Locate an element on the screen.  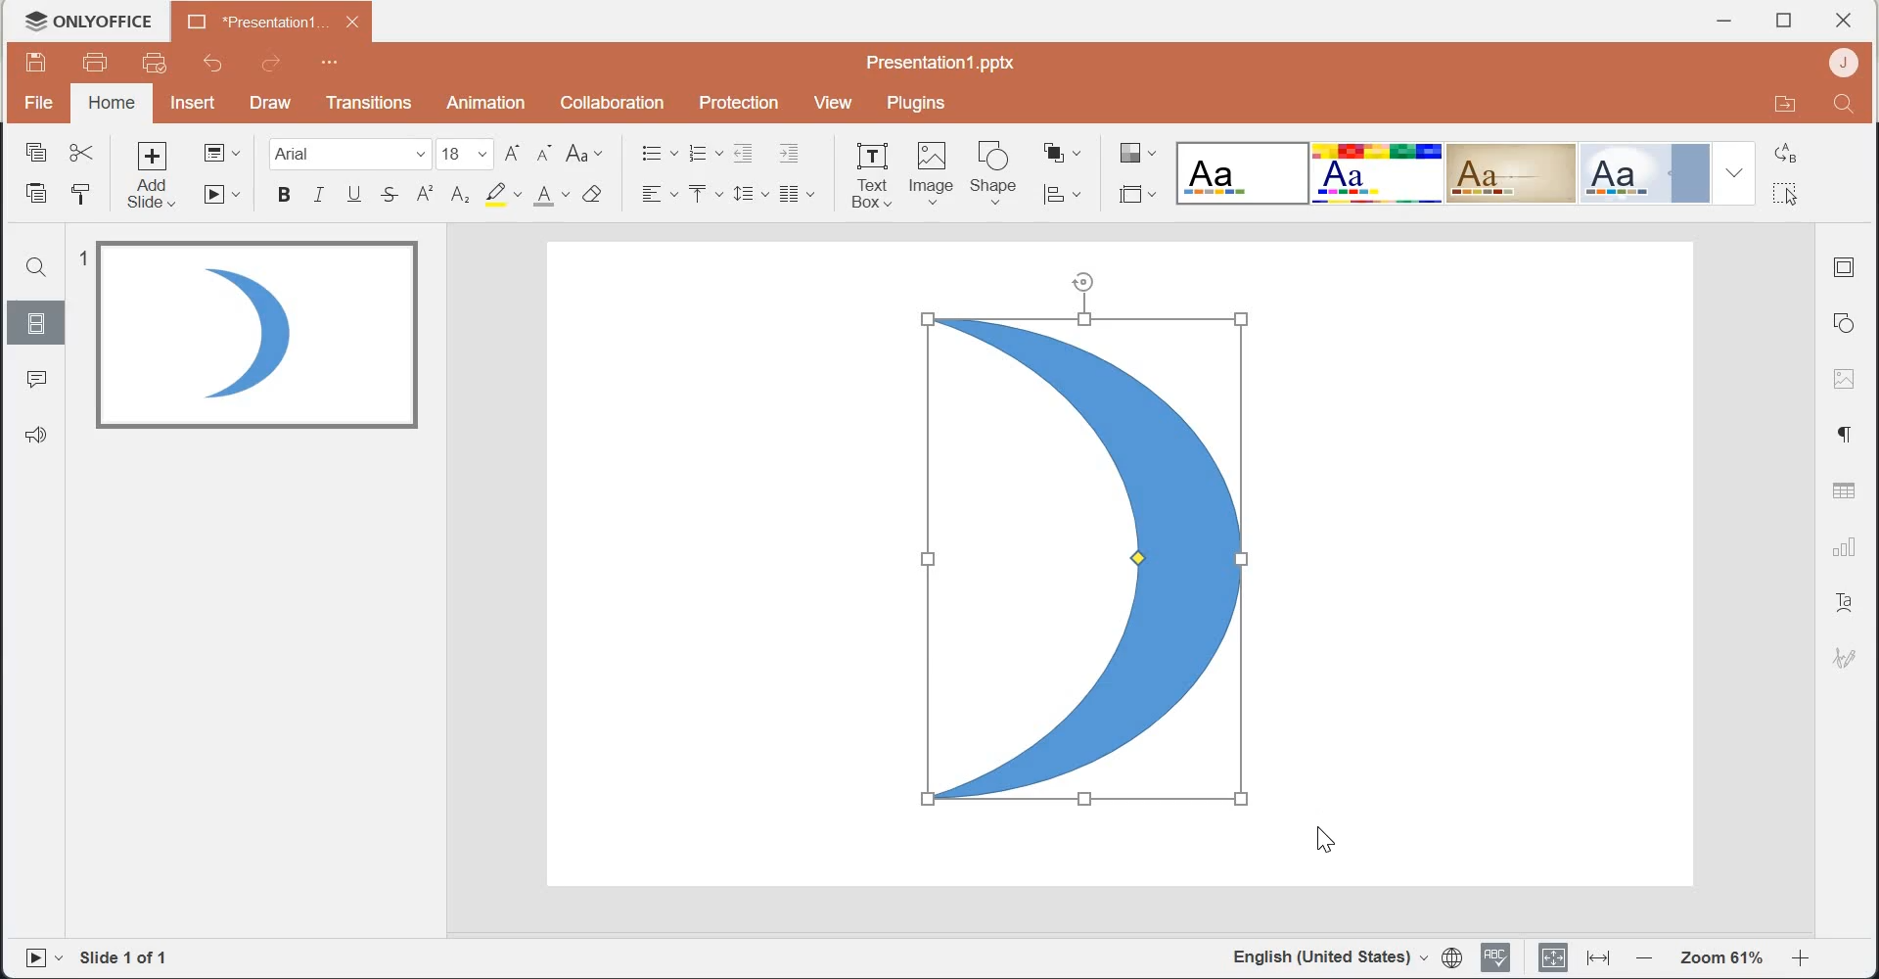
Zoom in is located at coordinates (1809, 959).